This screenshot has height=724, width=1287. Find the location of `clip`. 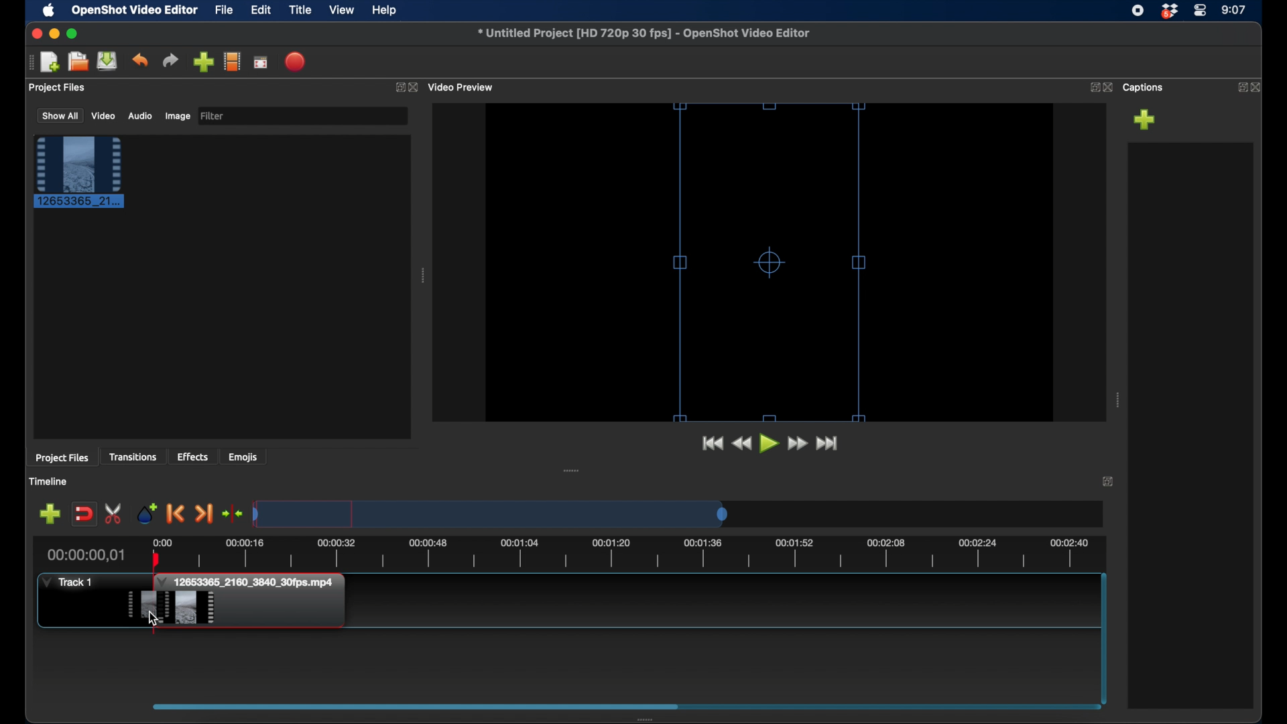

clip is located at coordinates (255, 602).